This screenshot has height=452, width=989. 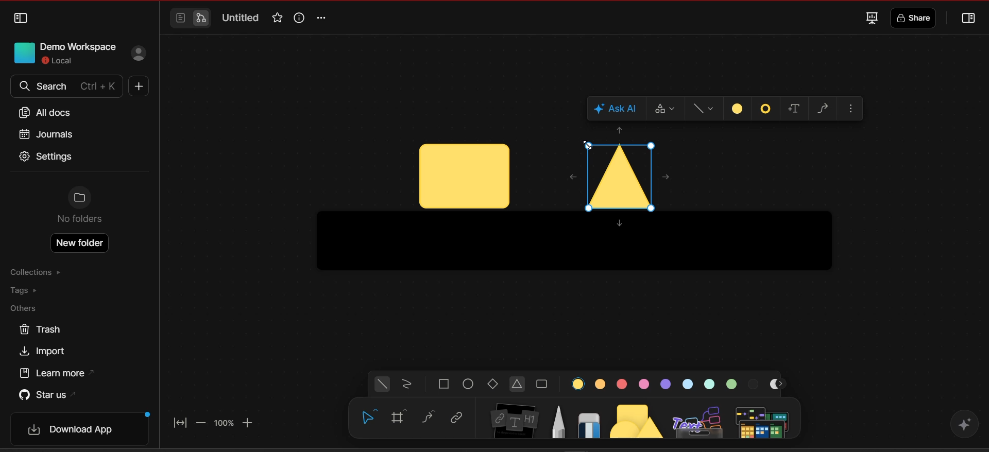 I want to click on ellipse, so click(x=469, y=384).